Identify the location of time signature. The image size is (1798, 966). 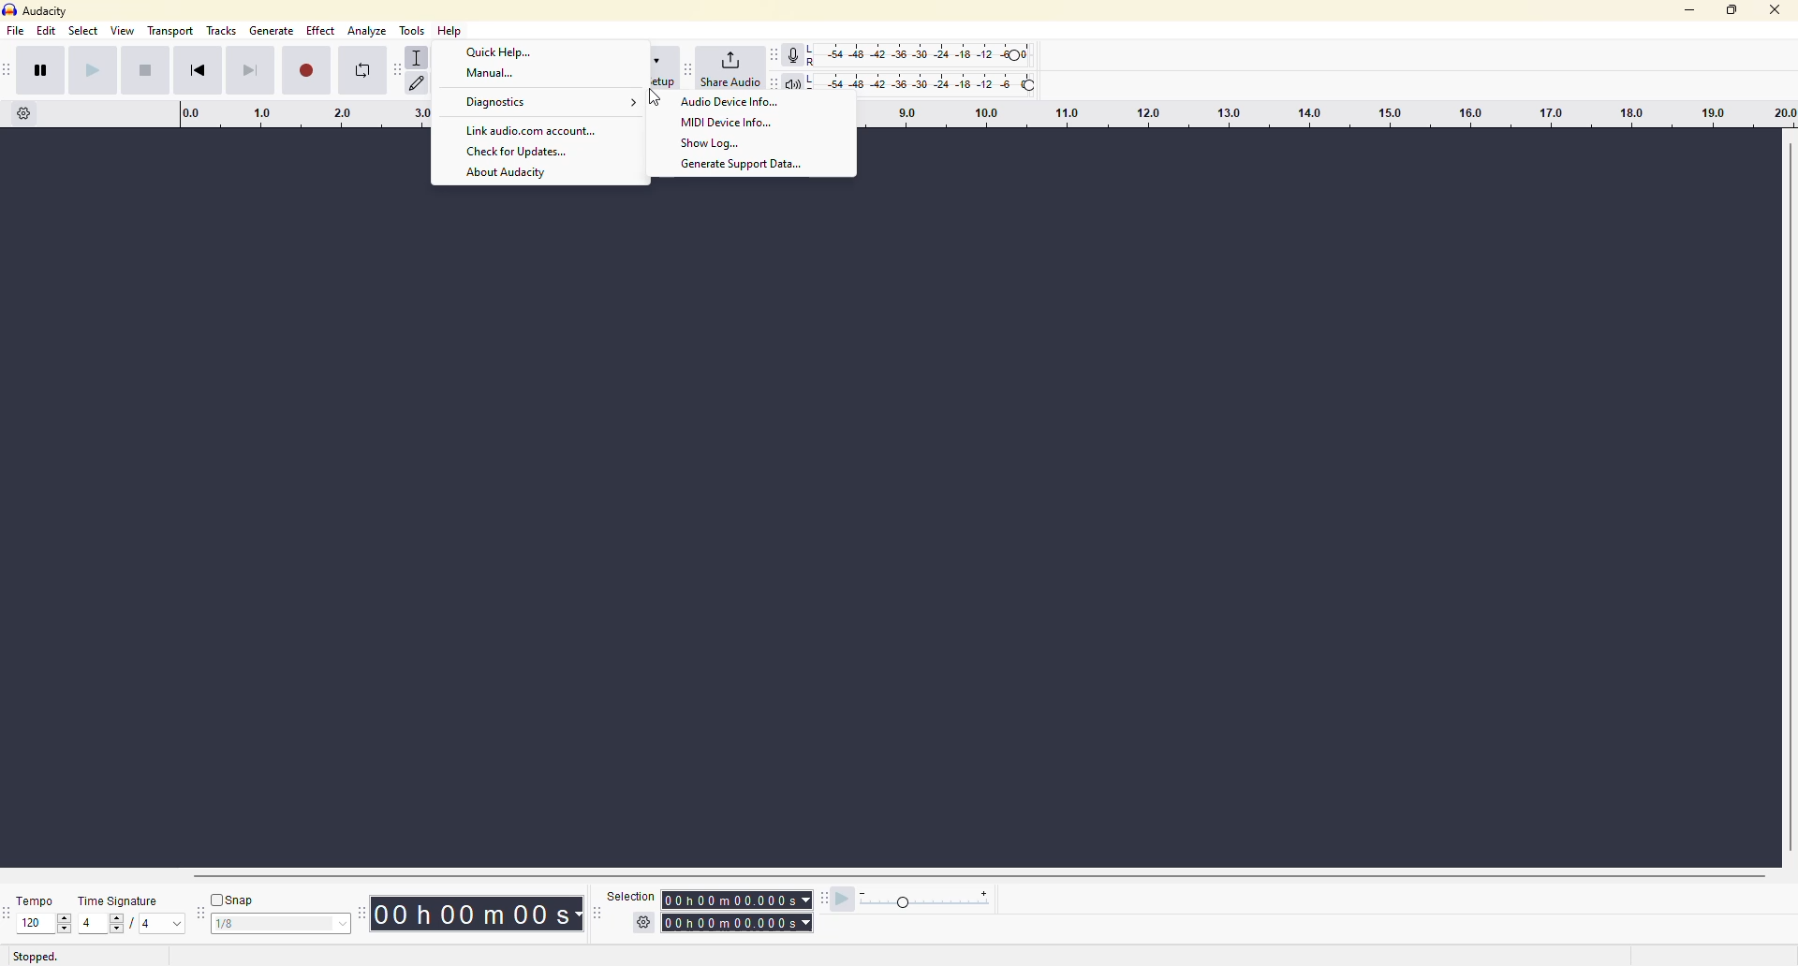
(120, 897).